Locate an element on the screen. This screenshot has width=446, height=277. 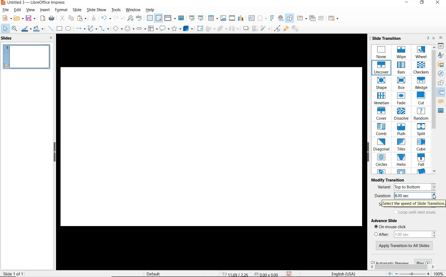
UNDO is located at coordinates (106, 18).